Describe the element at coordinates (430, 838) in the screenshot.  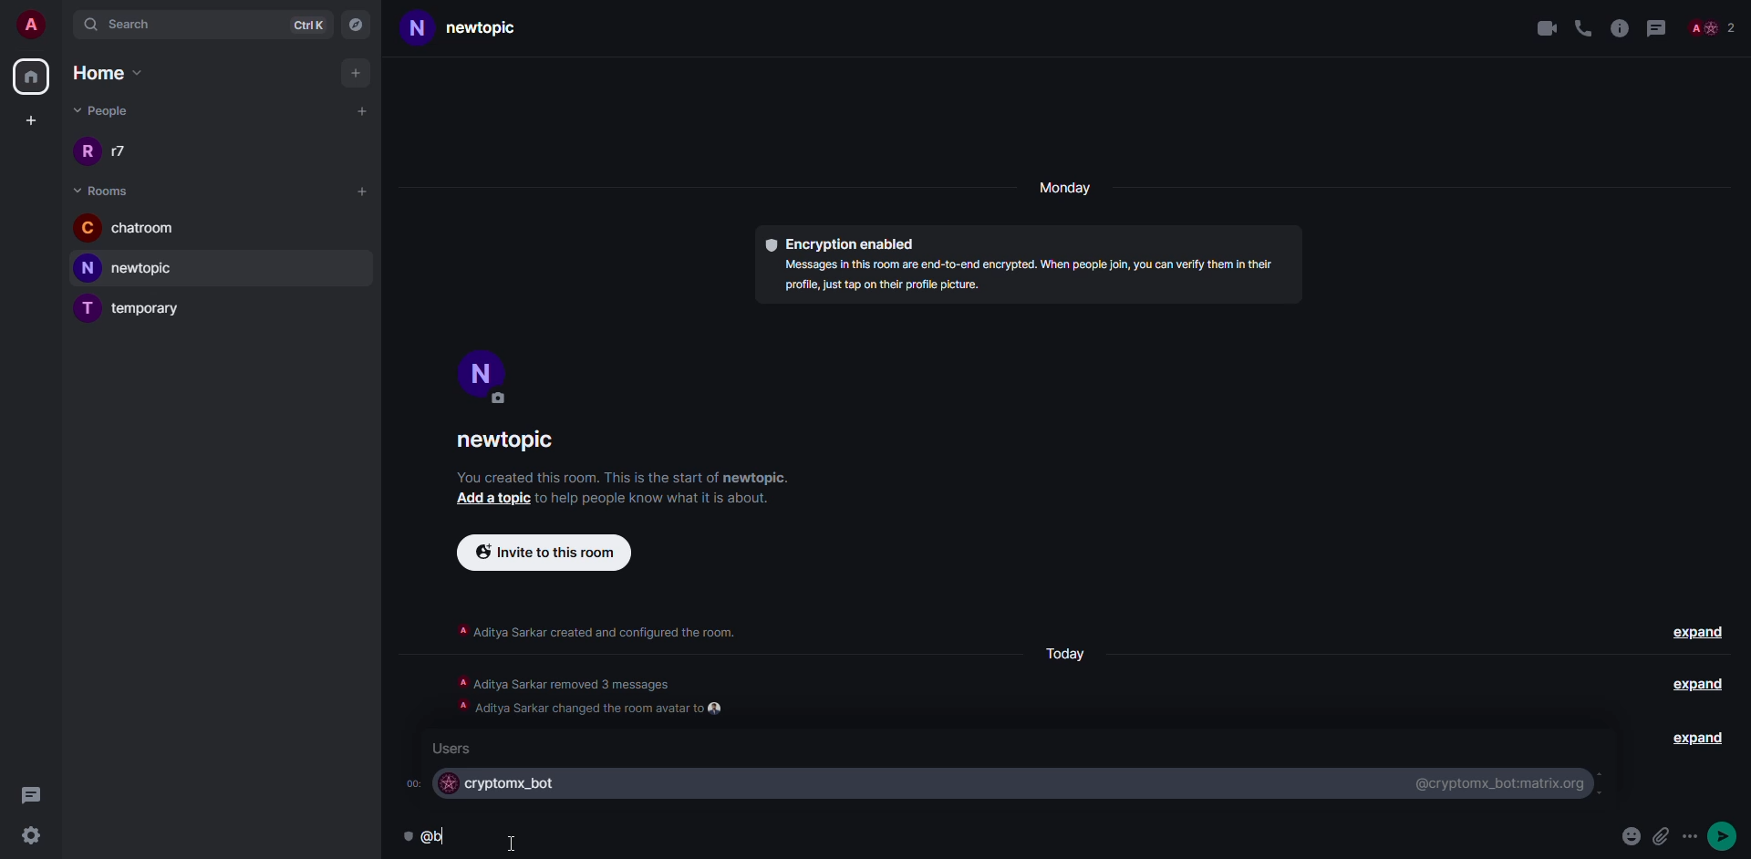
I see `@bo` at that location.